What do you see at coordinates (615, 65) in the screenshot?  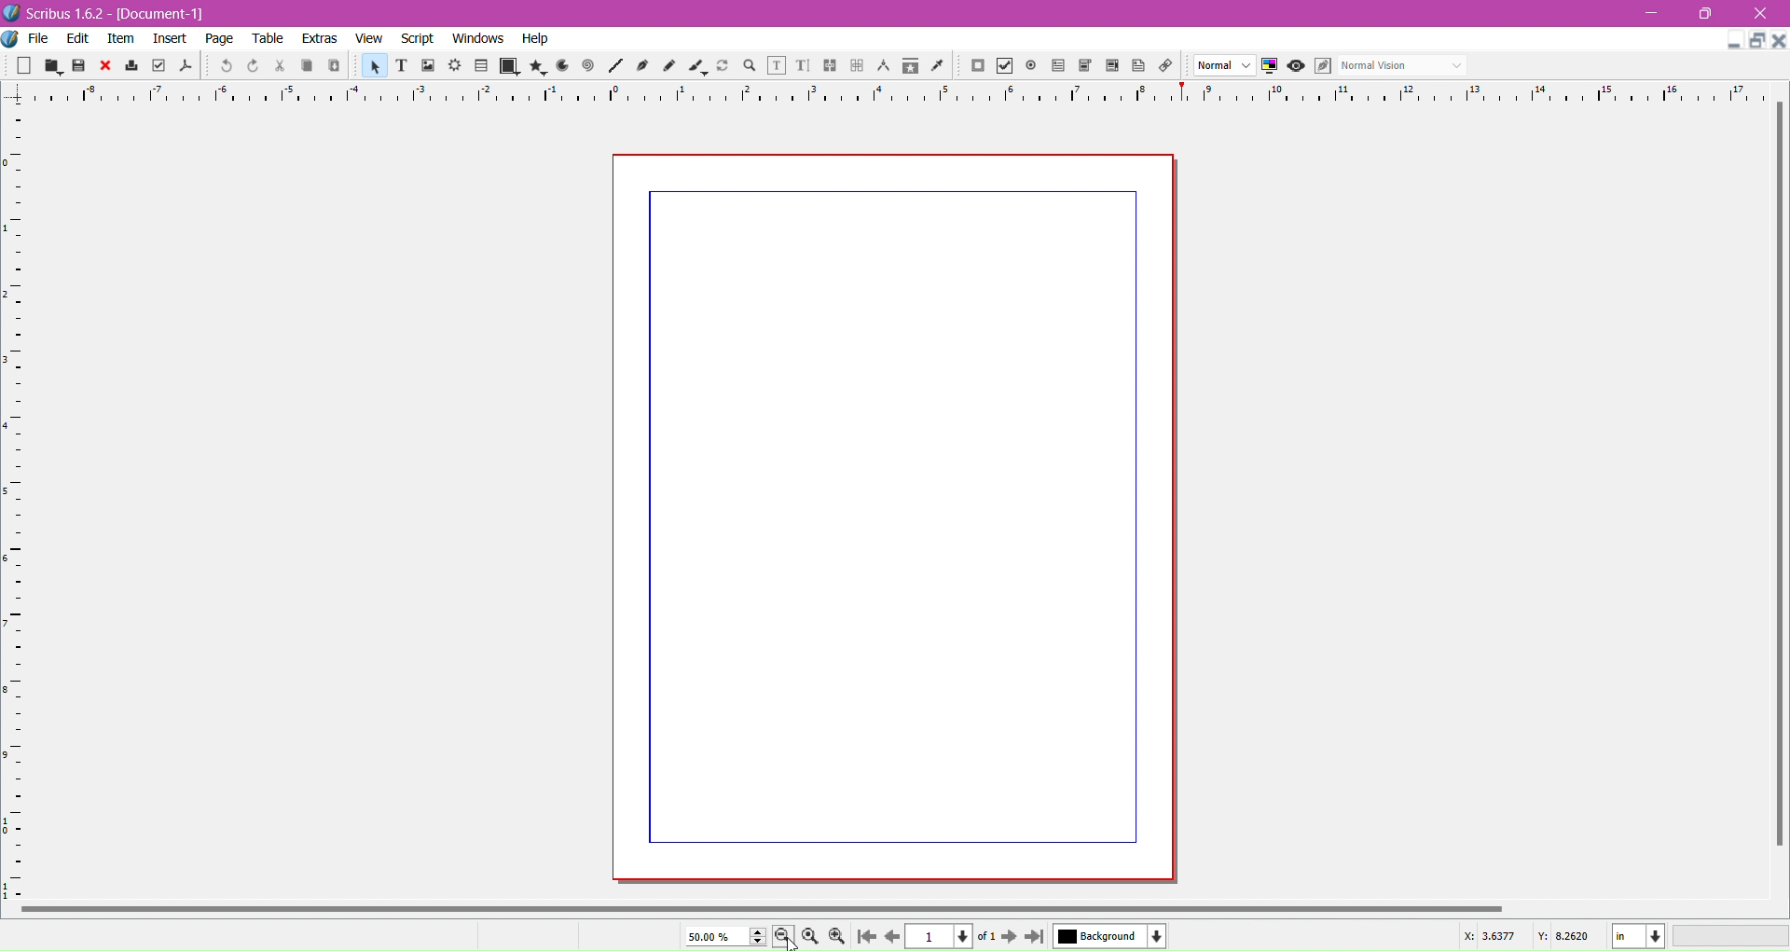 I see `Line` at bounding box center [615, 65].